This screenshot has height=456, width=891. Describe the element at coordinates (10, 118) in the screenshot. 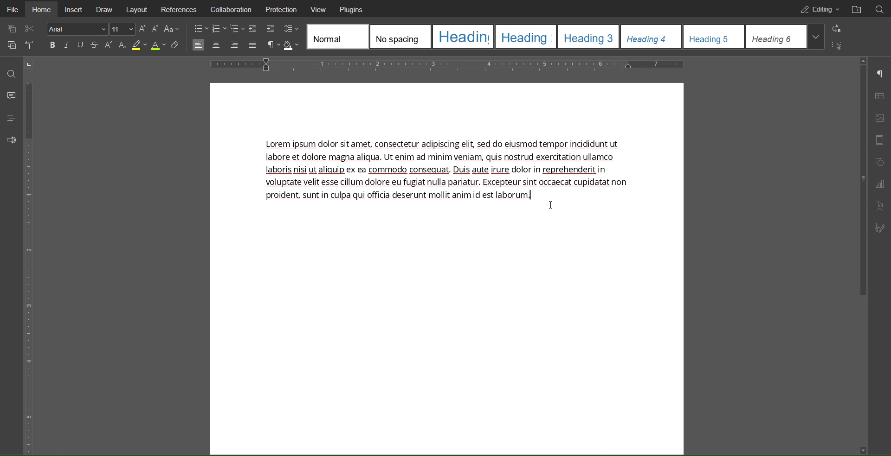

I see `Headings` at that location.